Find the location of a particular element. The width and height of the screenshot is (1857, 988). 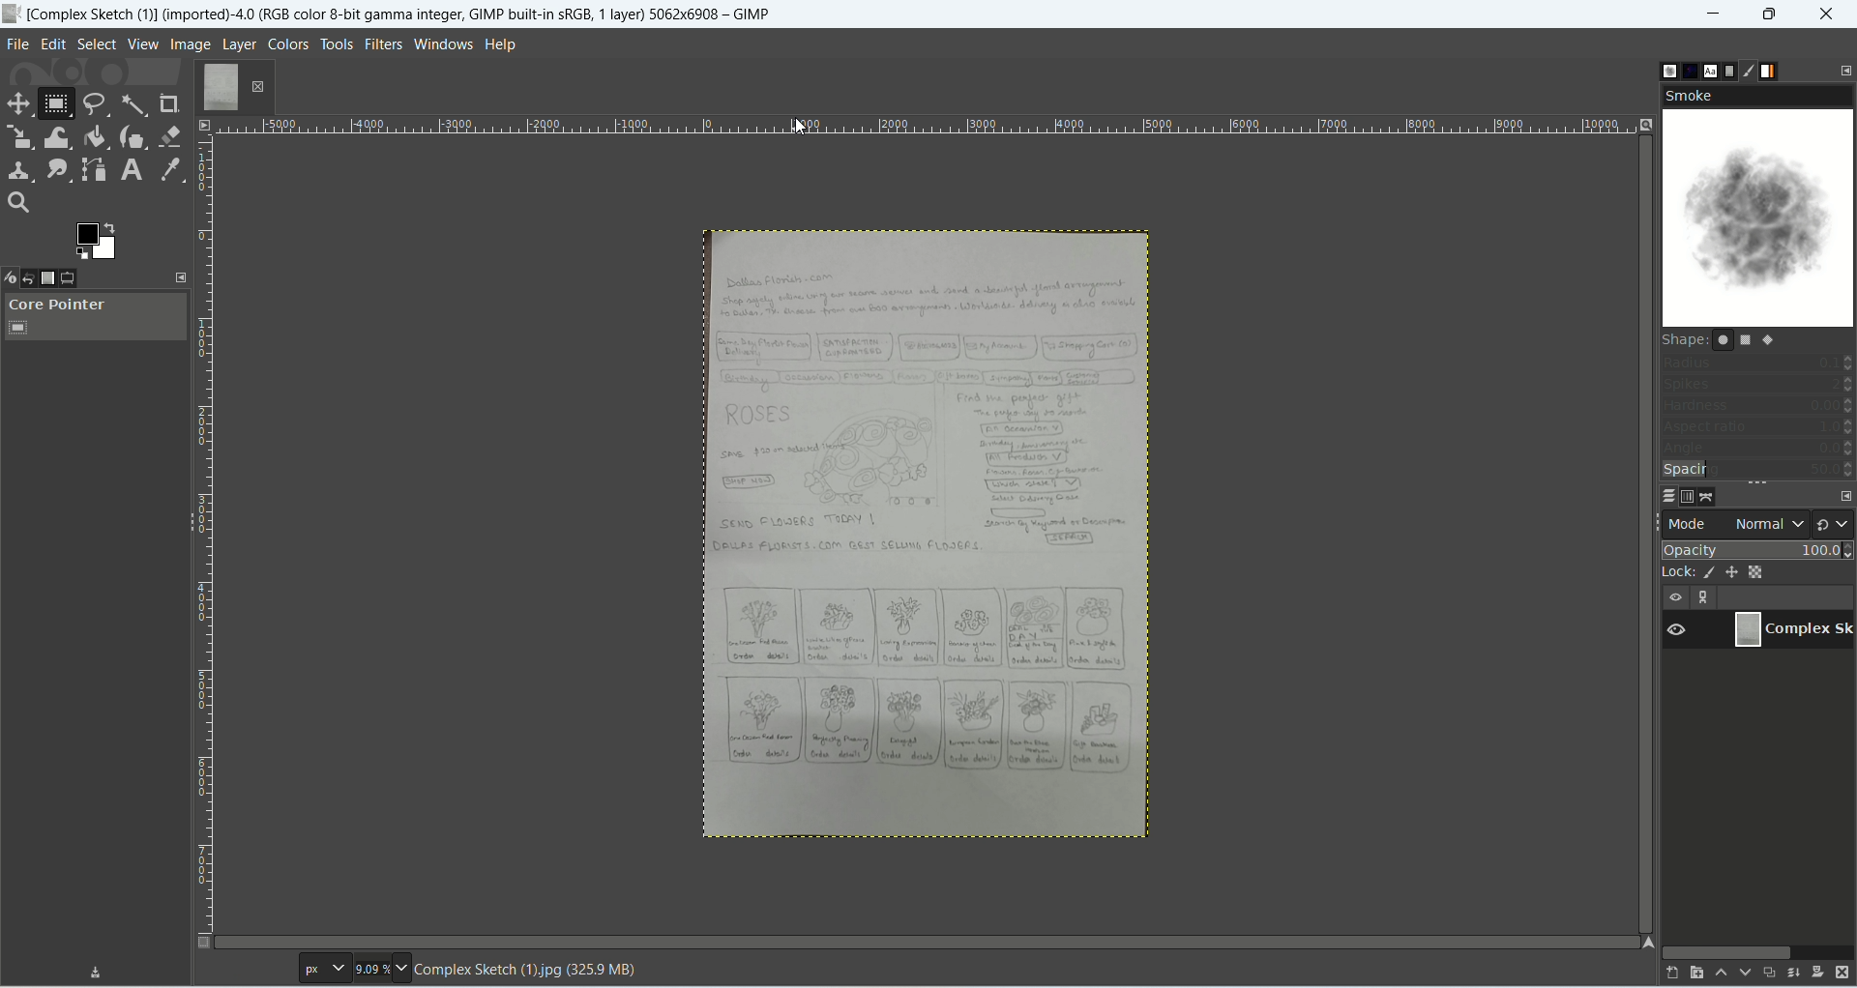

layer1 is located at coordinates (236, 88).